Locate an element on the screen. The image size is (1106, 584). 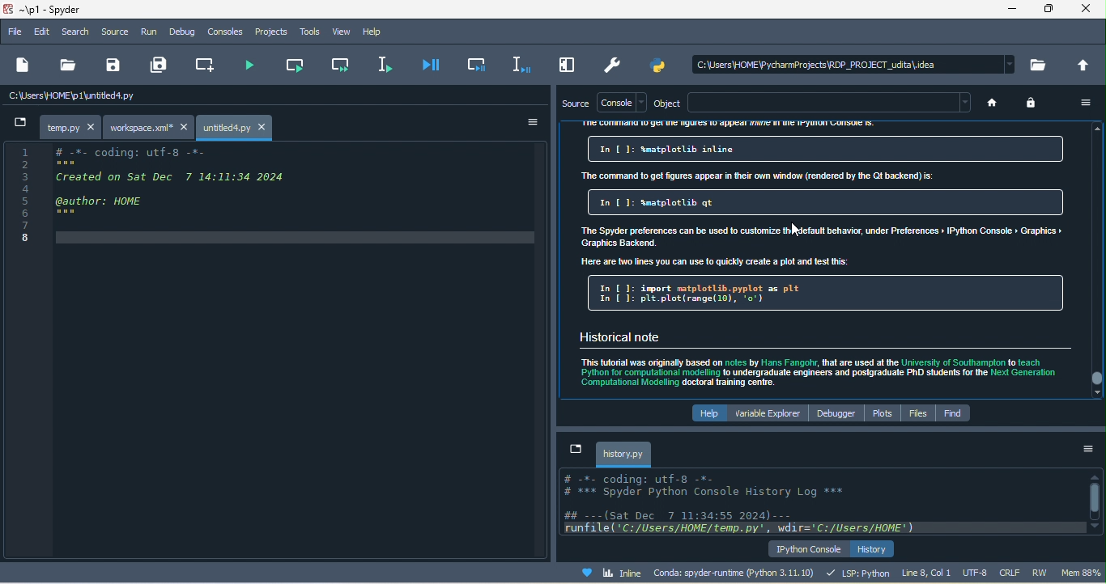
source is located at coordinates (574, 102).